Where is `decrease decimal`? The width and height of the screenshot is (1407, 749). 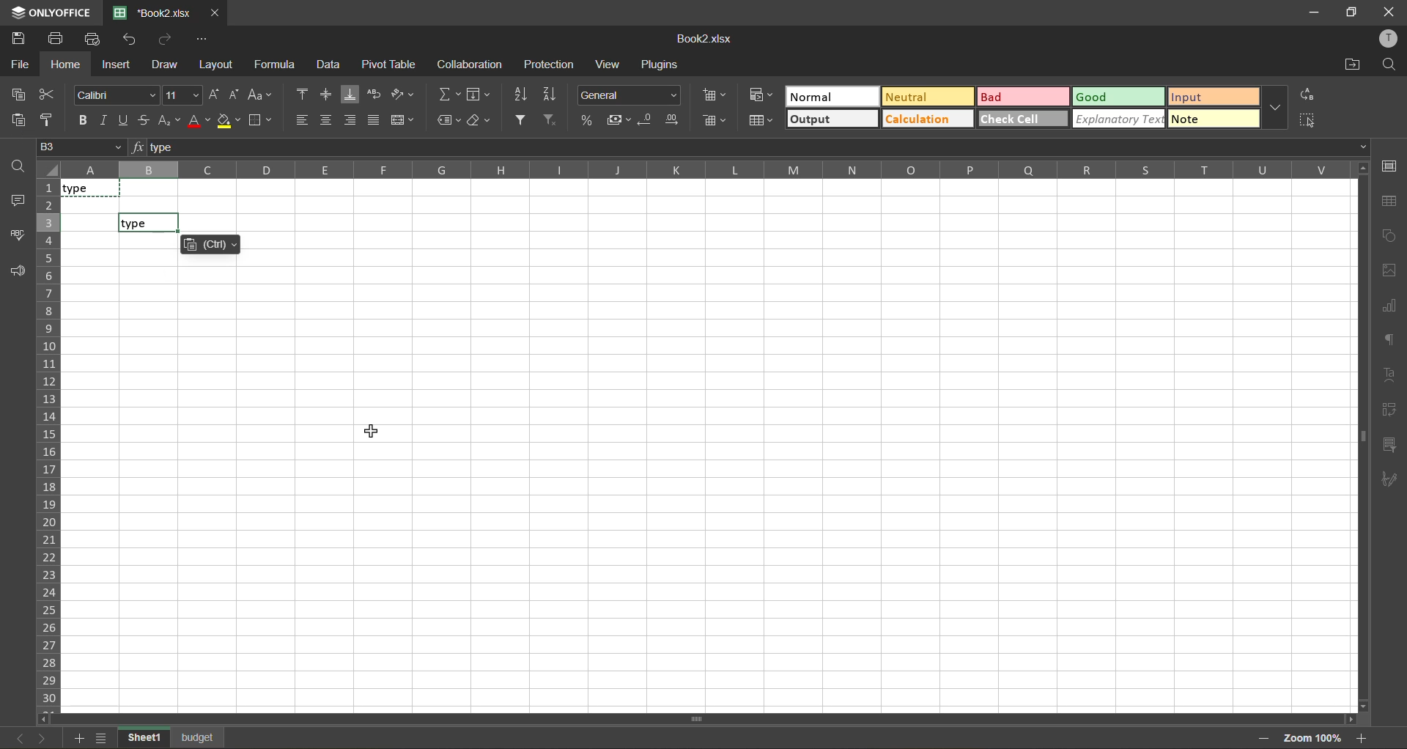
decrease decimal is located at coordinates (646, 120).